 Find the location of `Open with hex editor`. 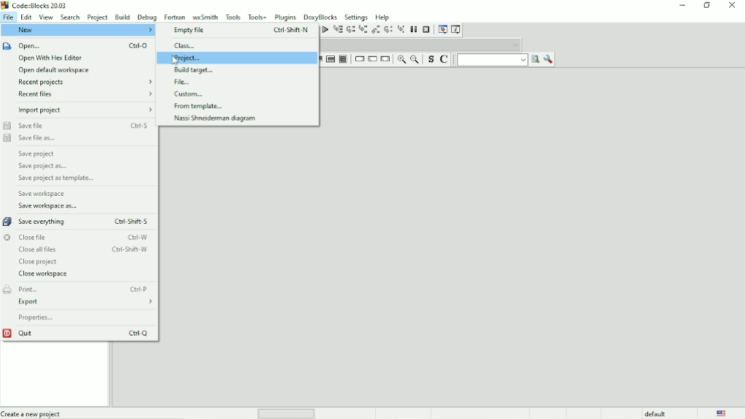

Open with hex editor is located at coordinates (50, 59).